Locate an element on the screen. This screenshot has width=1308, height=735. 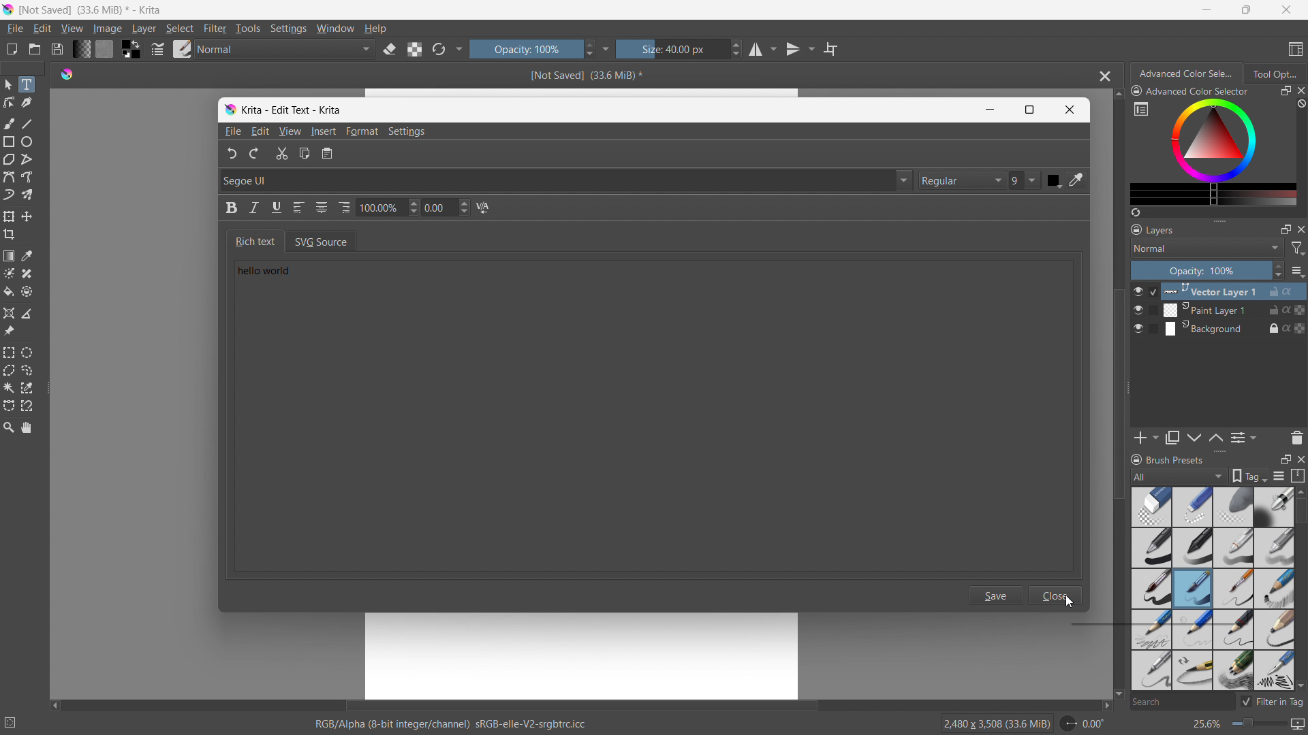
Format is located at coordinates (364, 132).